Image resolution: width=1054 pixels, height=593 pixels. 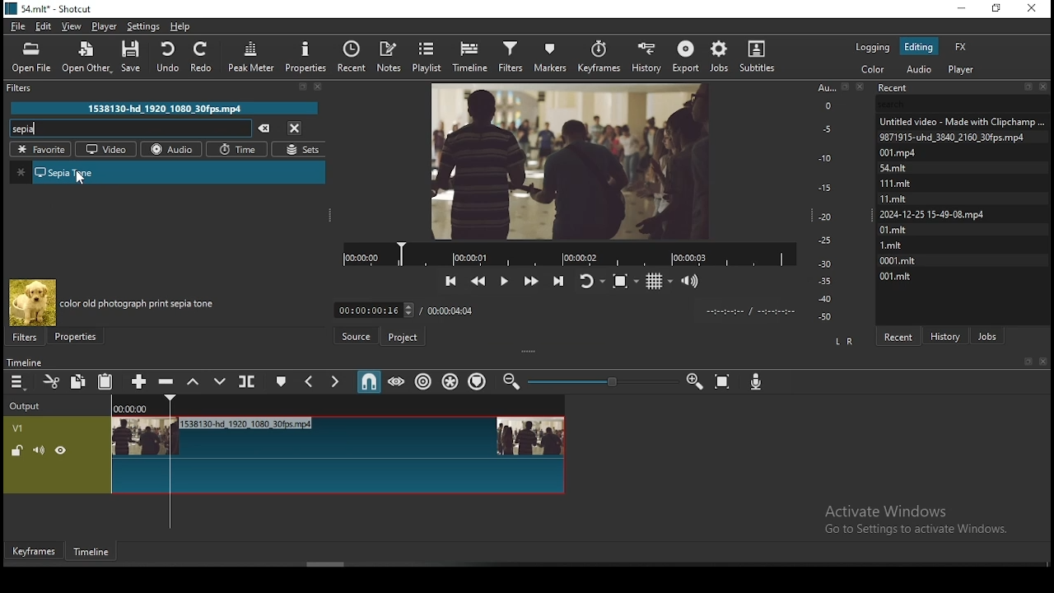 What do you see at coordinates (333, 381) in the screenshot?
I see `next marker` at bounding box center [333, 381].